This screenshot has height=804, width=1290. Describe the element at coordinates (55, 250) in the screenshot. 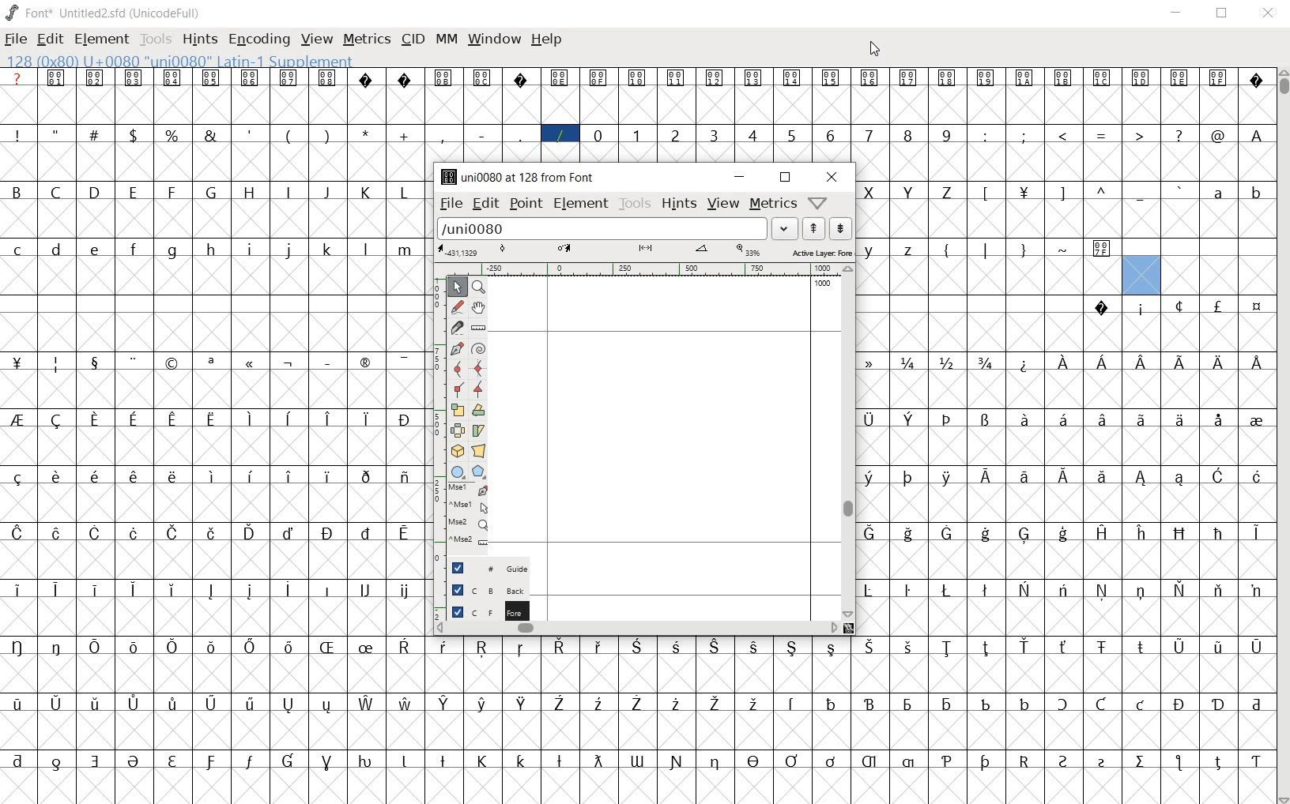

I see `glyph` at that location.